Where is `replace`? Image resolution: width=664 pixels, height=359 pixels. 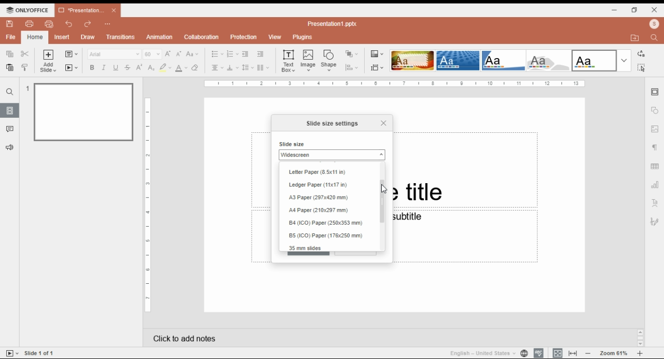 replace is located at coordinates (640, 54).